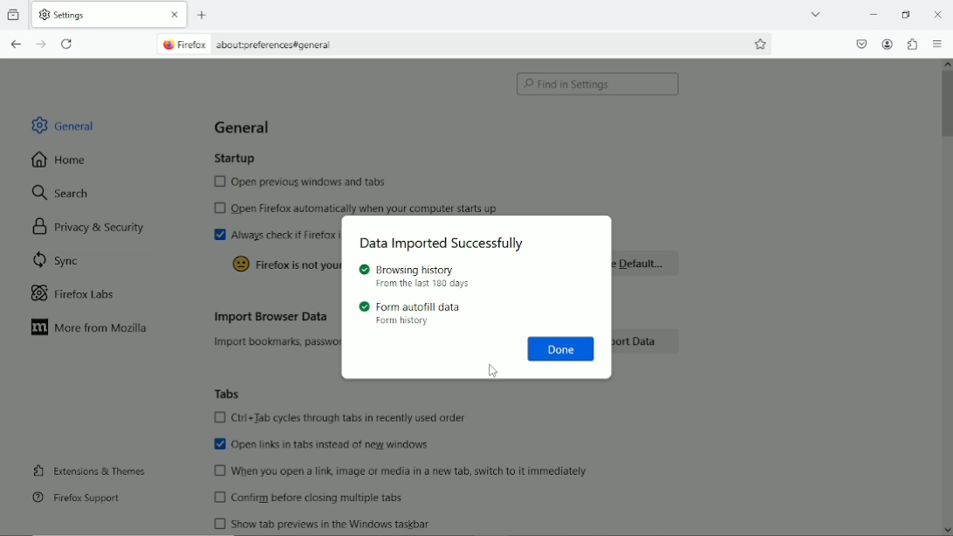 The width and height of the screenshot is (953, 536). Describe the element at coordinates (293, 183) in the screenshot. I see `Open previous windows and tabs` at that location.